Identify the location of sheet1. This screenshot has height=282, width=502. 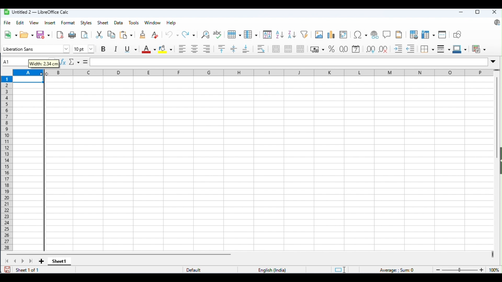
(58, 262).